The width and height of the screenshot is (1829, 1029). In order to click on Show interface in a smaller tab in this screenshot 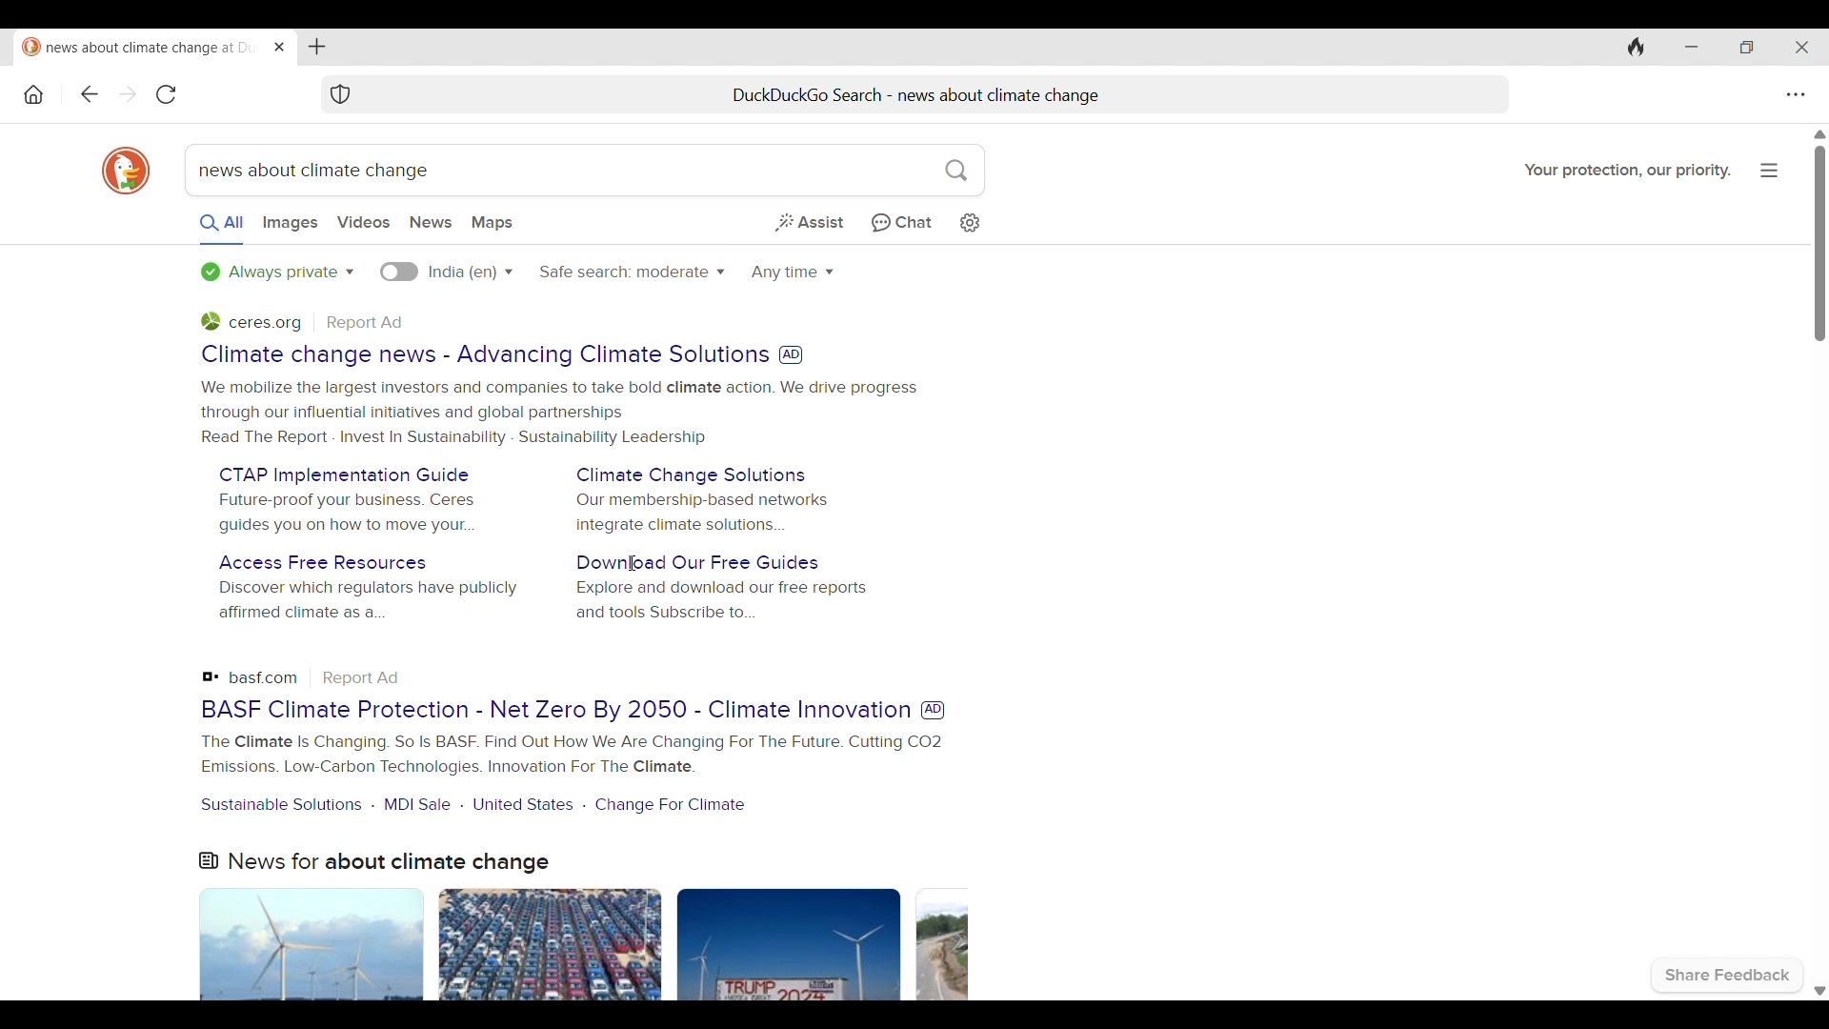, I will do `click(1747, 48)`.